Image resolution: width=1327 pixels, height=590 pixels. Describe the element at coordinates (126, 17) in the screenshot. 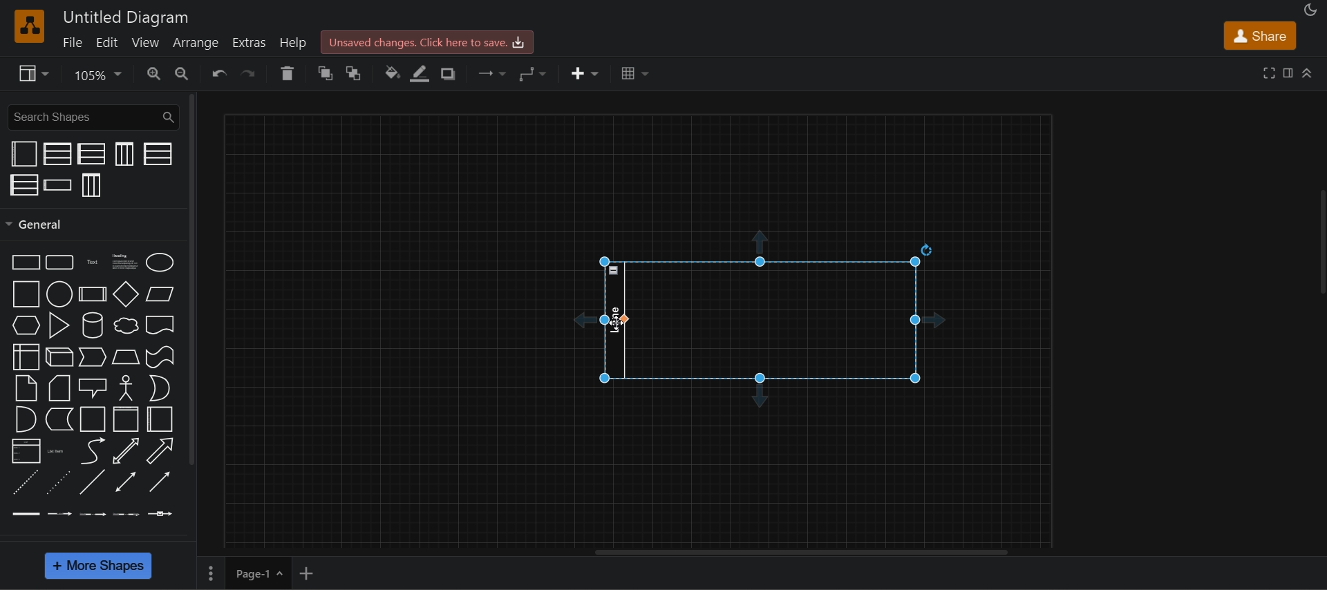

I see `Untitled diagram` at that location.